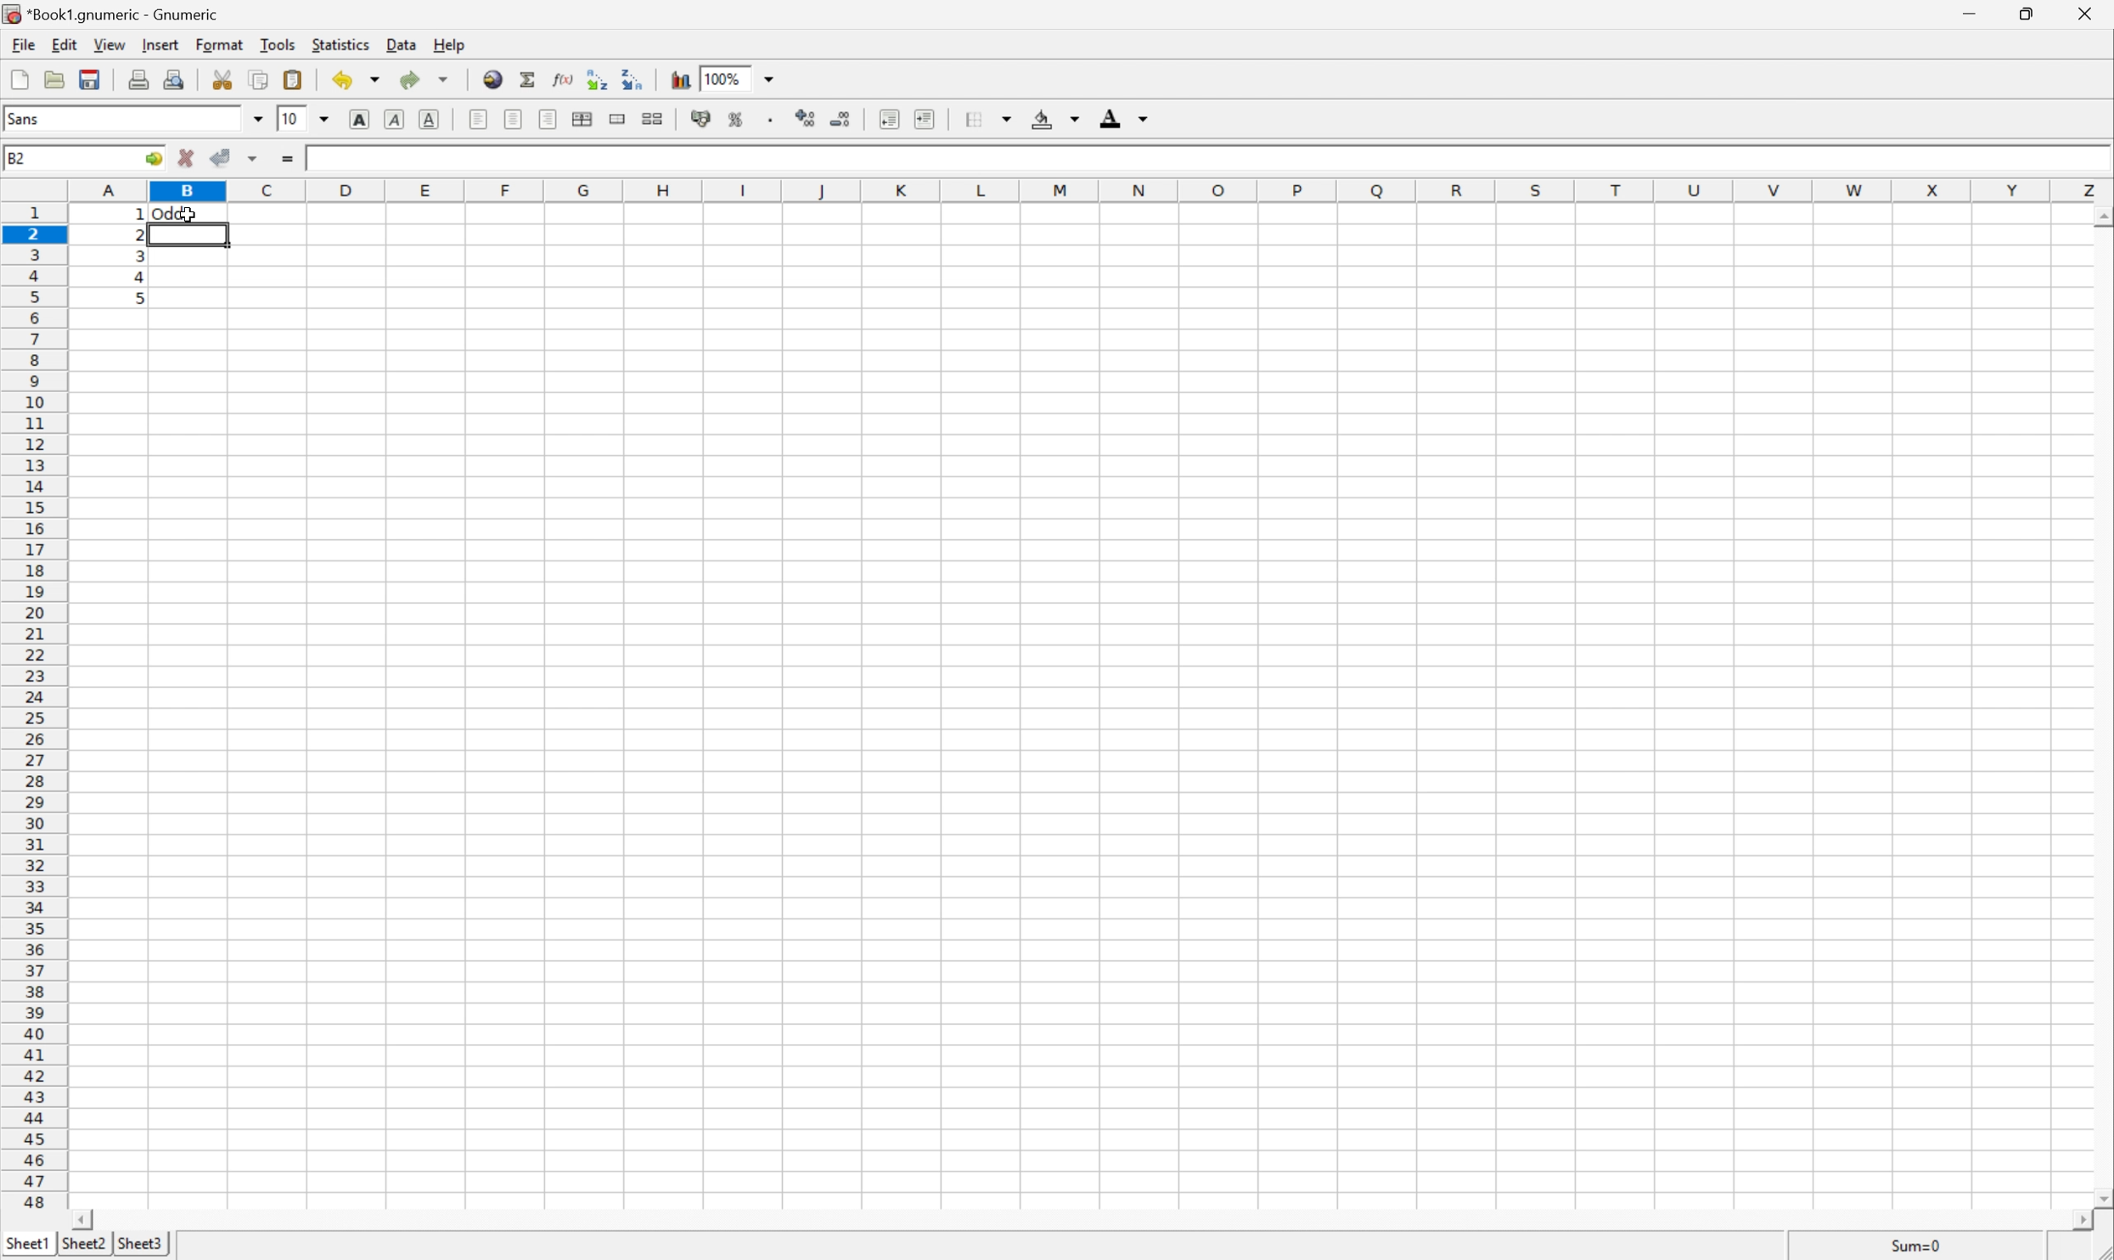 This screenshot has height=1260, width=2114. I want to click on Insert a hyperlink, so click(493, 80).